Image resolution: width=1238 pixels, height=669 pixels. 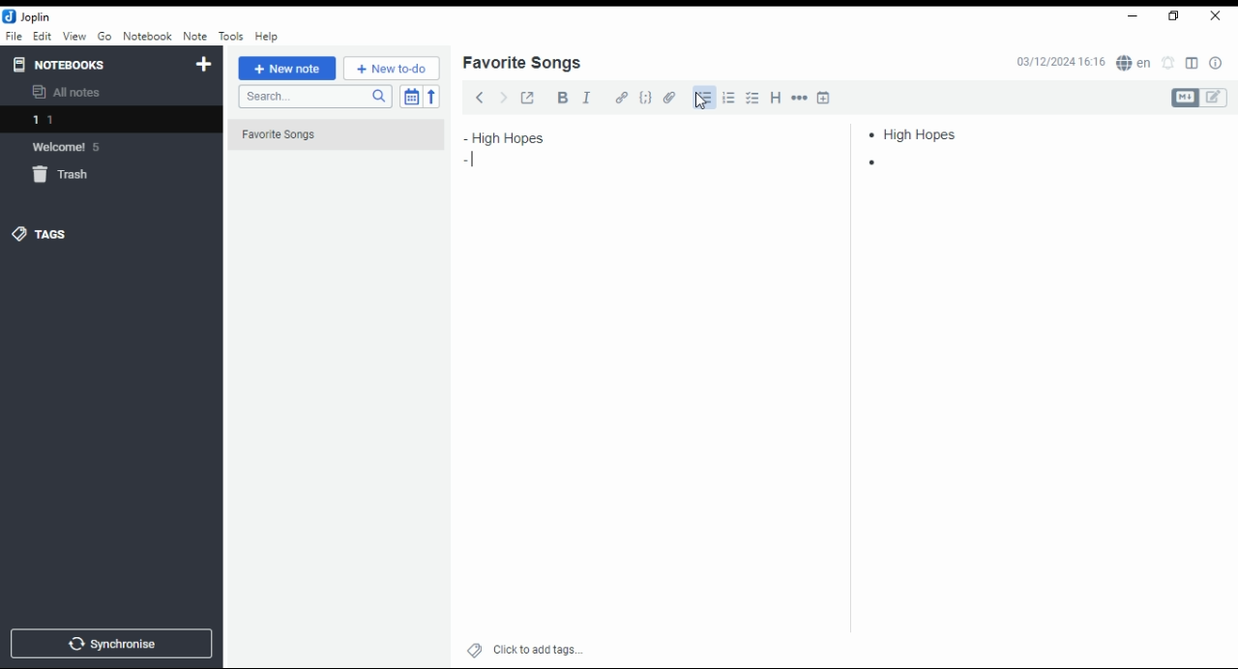 What do you see at coordinates (266, 37) in the screenshot?
I see `help` at bounding box center [266, 37].